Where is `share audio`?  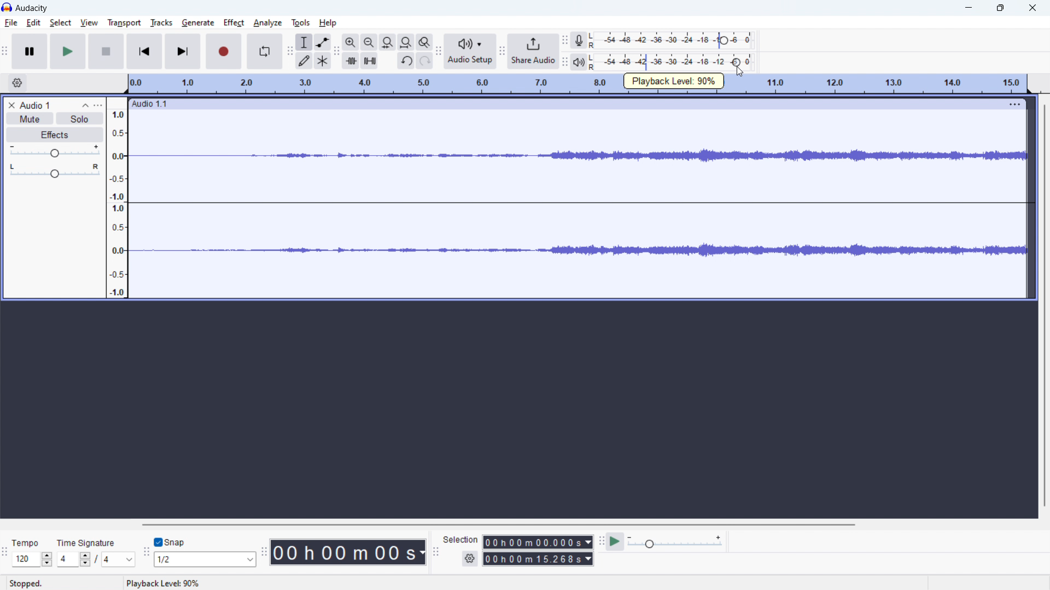
share audio is located at coordinates (533, 51).